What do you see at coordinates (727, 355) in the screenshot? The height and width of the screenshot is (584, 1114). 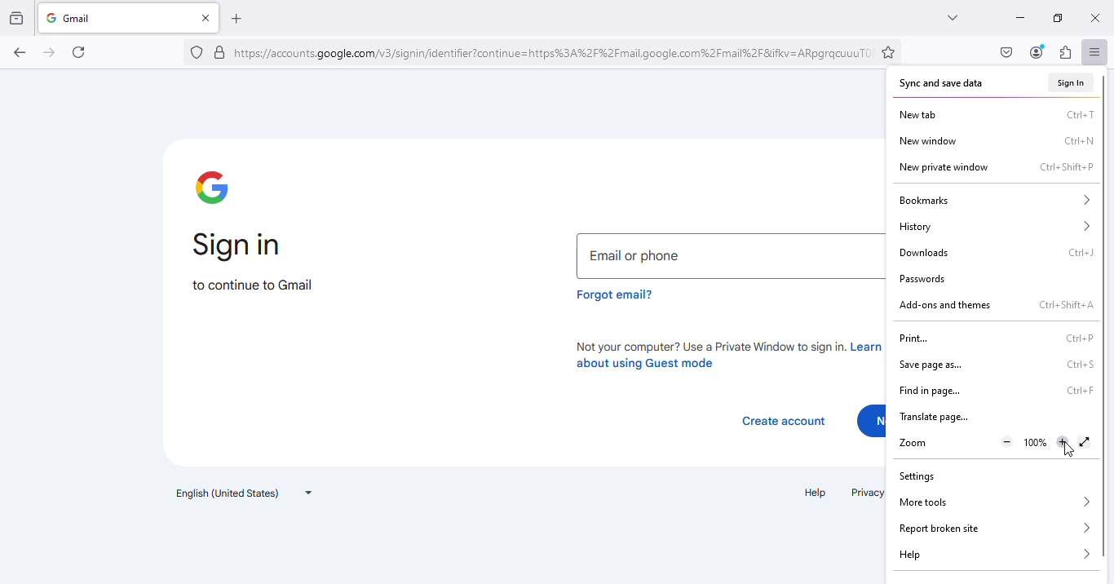 I see `not your computer? use a private window to sign in. learn more about using guest mode` at bounding box center [727, 355].